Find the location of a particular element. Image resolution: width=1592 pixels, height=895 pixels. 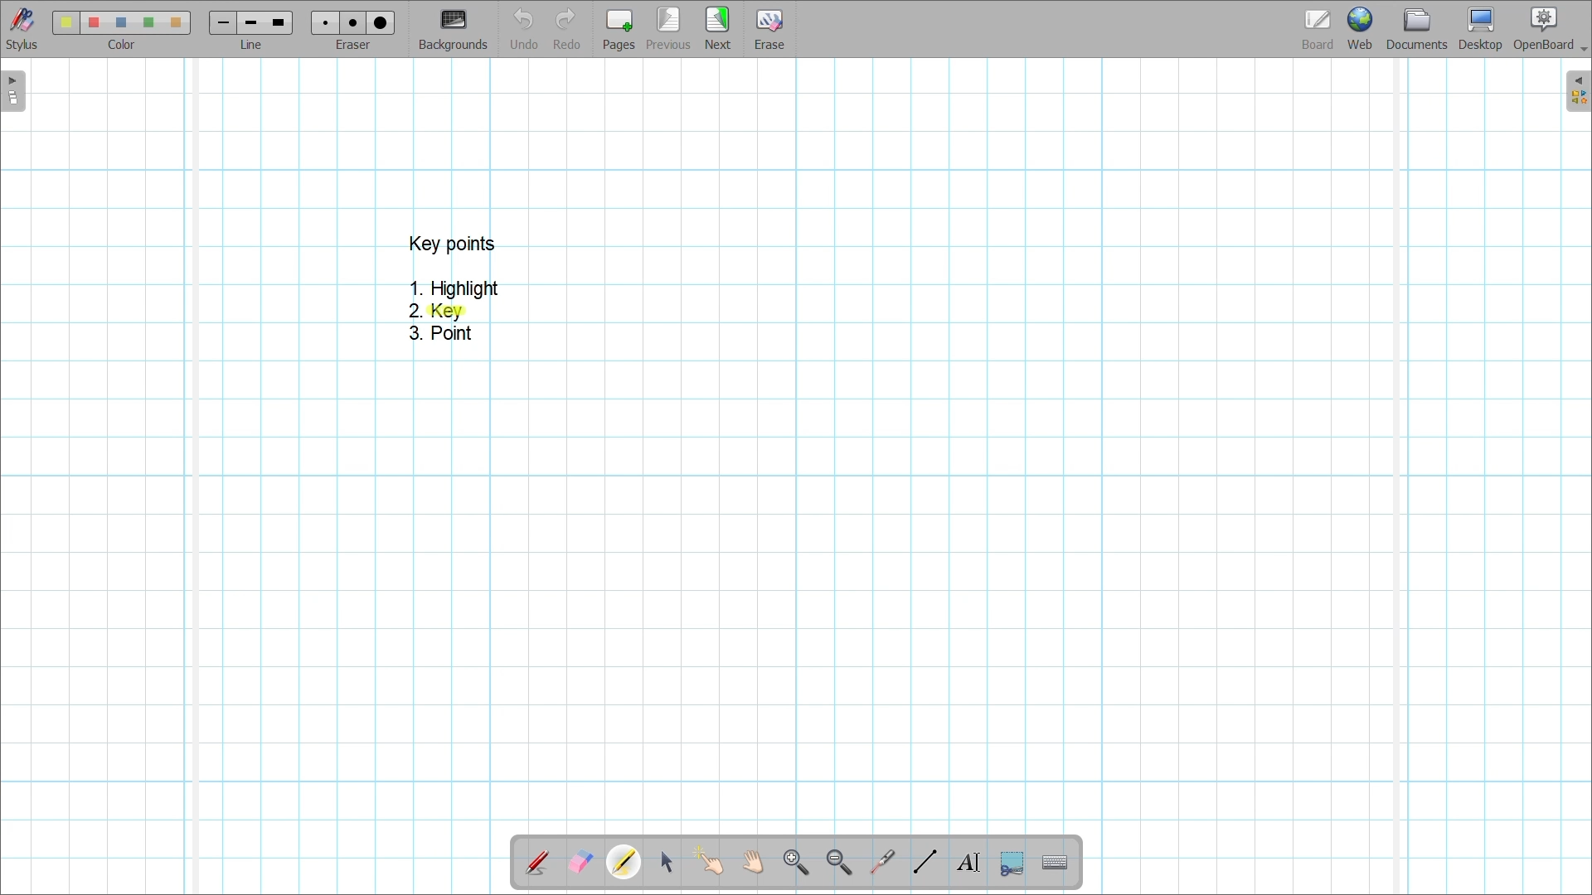

eraser is located at coordinates (357, 46).